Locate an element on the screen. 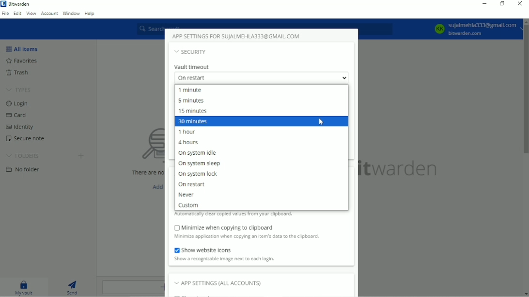 Image resolution: width=529 pixels, height=297 pixels. KK  is located at coordinates (439, 29).